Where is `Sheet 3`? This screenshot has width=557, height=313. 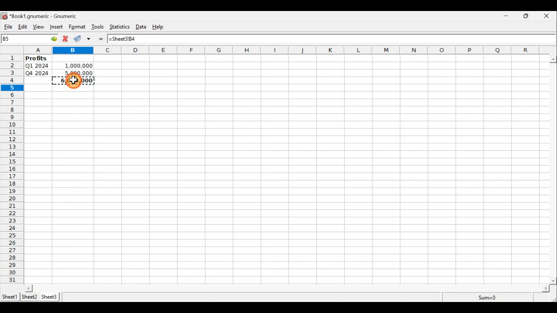
Sheet 3 is located at coordinates (51, 297).